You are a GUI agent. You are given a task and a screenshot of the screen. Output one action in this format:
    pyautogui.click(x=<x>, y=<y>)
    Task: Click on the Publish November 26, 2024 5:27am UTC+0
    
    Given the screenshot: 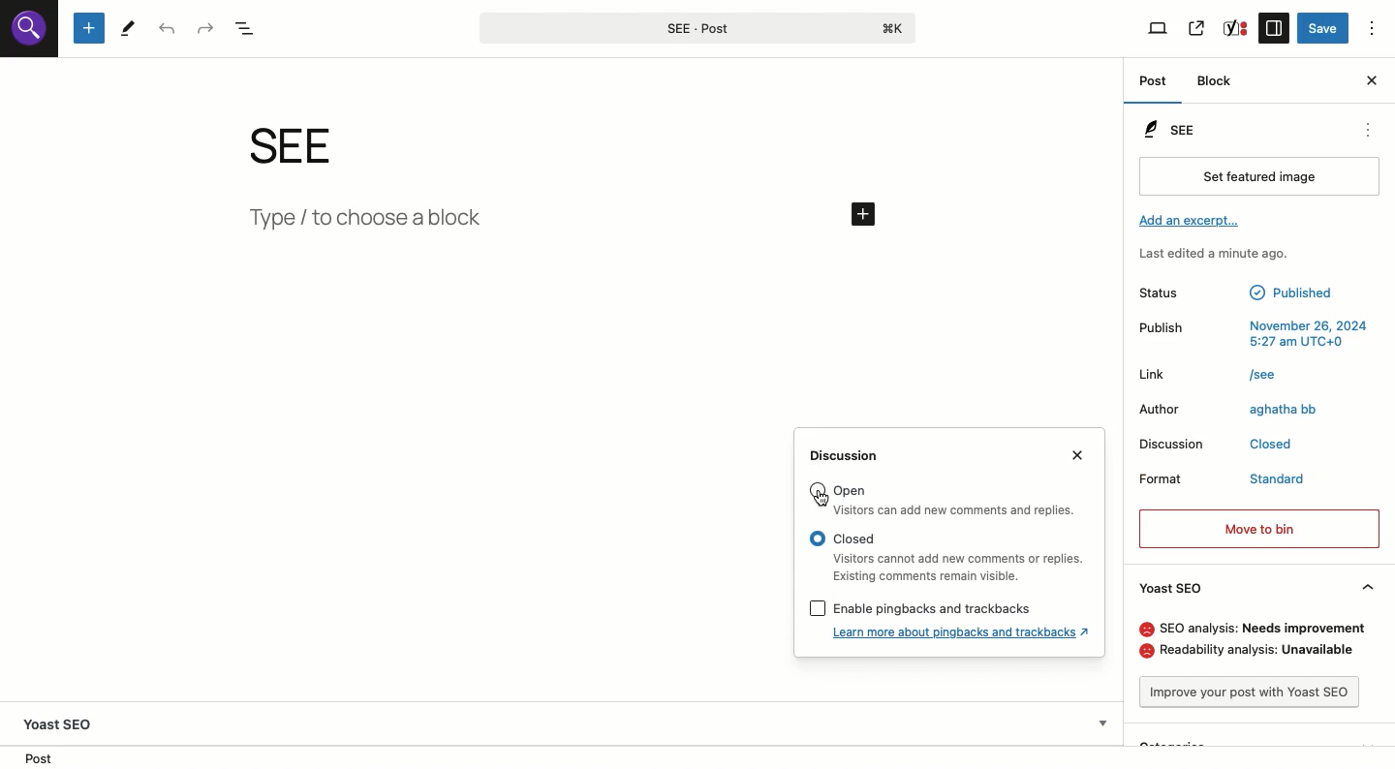 What is the action you would take?
    pyautogui.click(x=1255, y=334)
    